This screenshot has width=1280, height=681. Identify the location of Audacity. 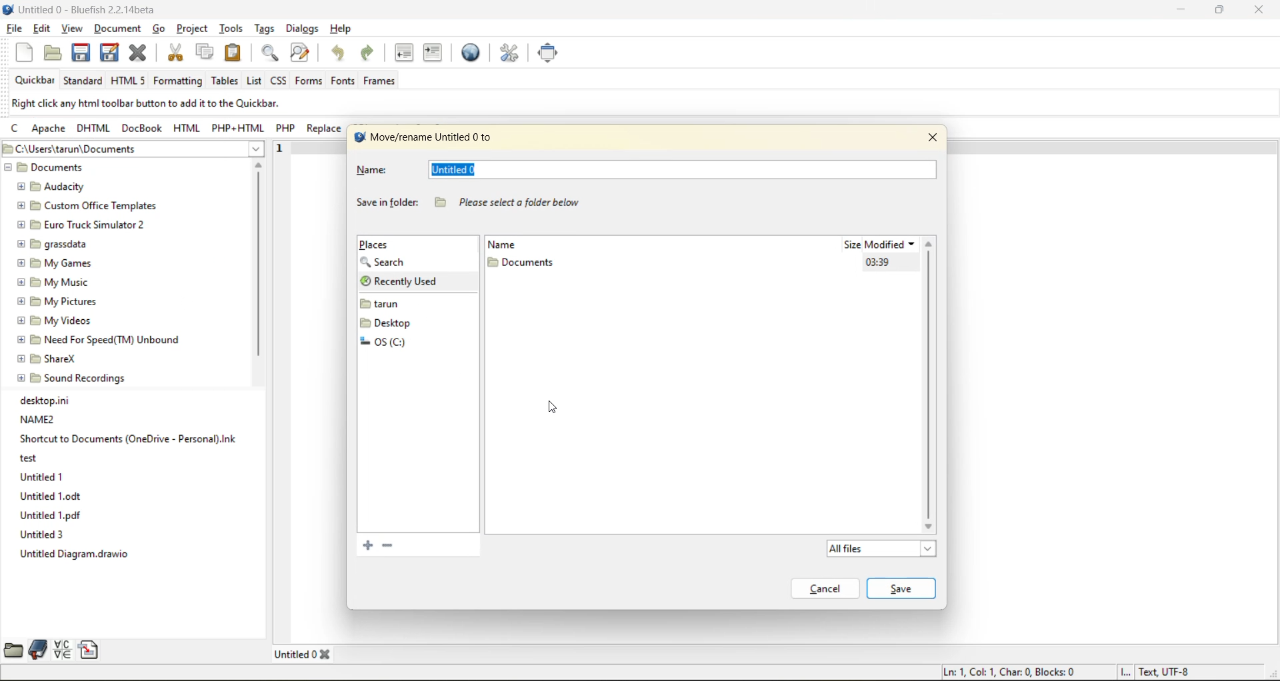
(53, 186).